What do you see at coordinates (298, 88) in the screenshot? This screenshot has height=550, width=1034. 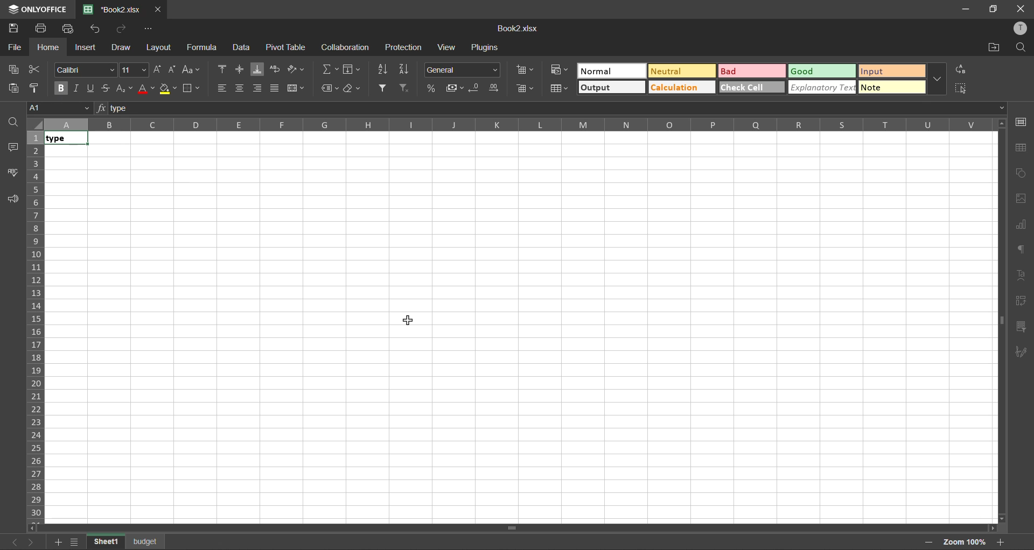 I see `merge and center` at bounding box center [298, 88].